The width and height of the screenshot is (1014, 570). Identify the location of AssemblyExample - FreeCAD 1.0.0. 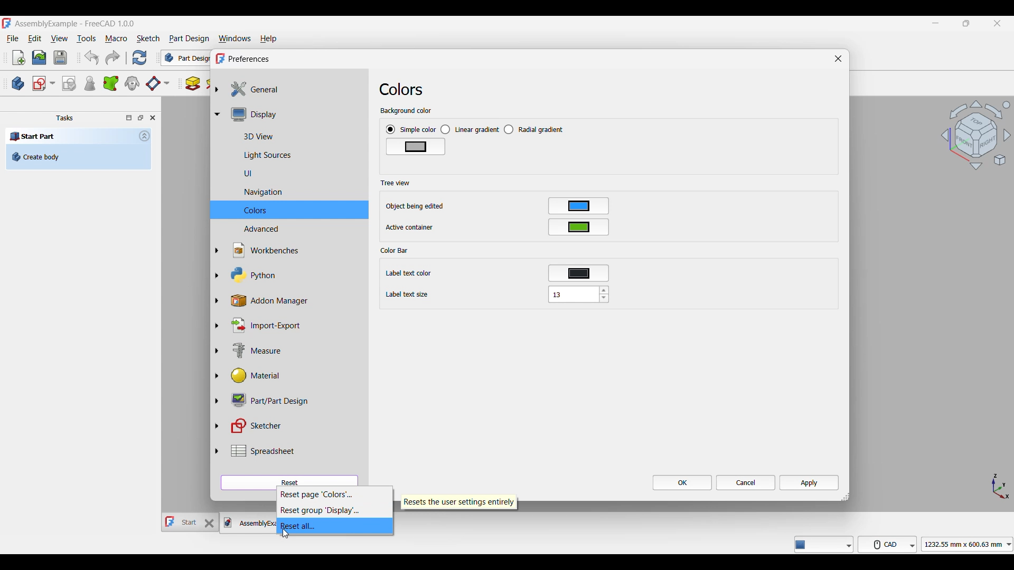
(75, 24).